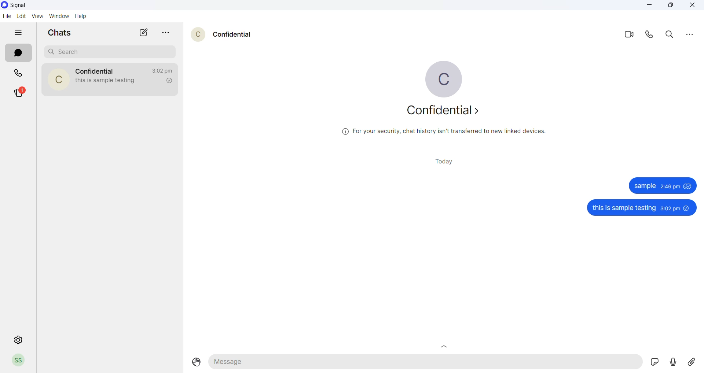 This screenshot has height=373, width=704. Describe the element at coordinates (650, 36) in the screenshot. I see `voice call` at that location.